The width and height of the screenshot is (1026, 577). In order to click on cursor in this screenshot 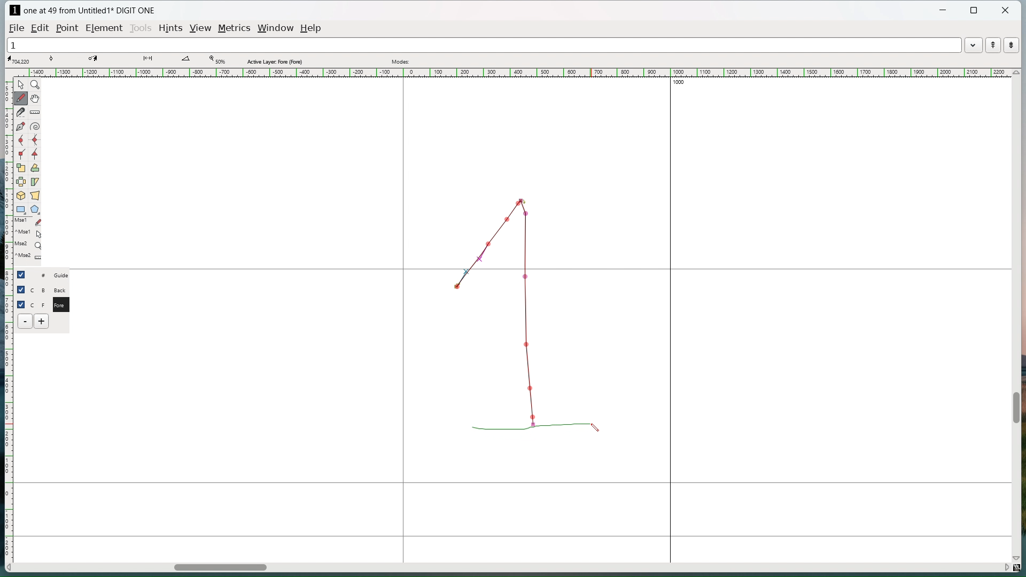, I will do `click(598, 426)`.